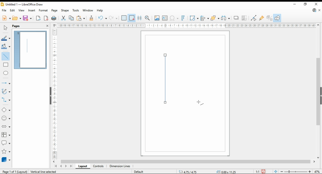  I want to click on insert special character, so click(174, 18).